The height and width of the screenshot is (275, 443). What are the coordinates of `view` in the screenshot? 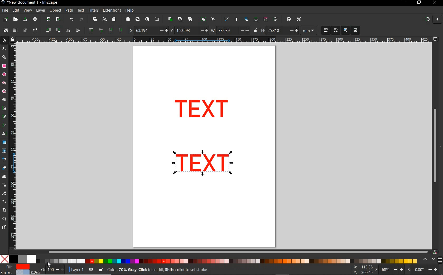 It's located at (27, 10).